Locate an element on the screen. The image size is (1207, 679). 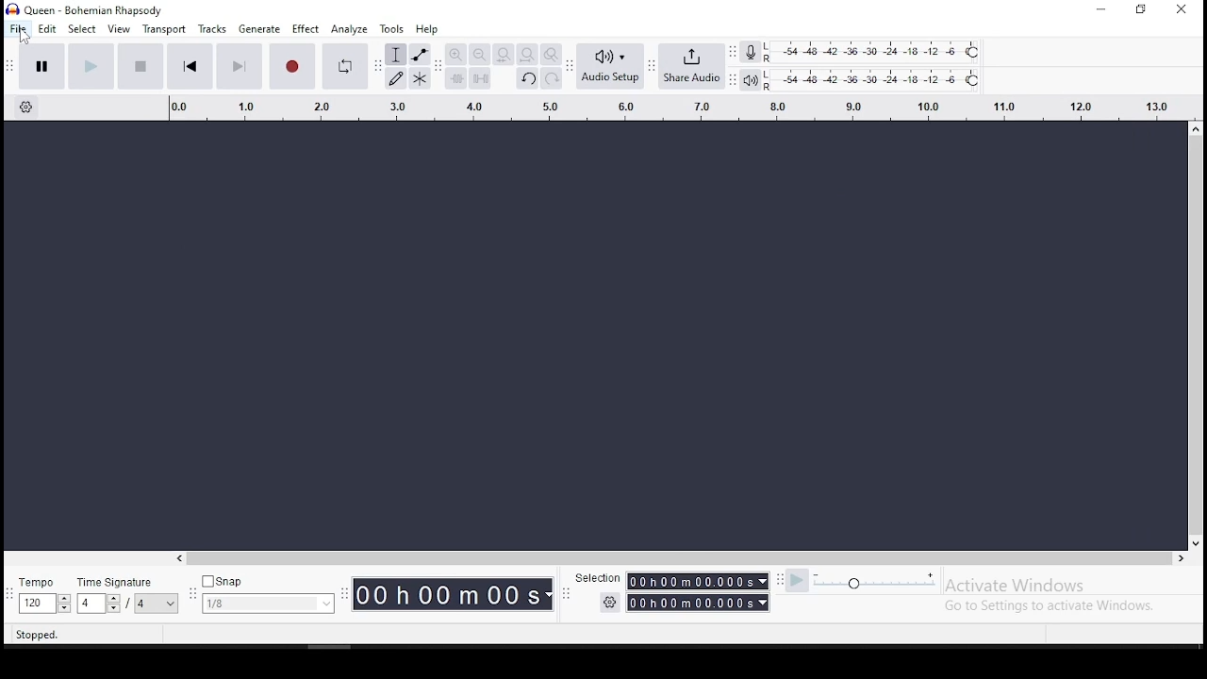
tempo is located at coordinates (44, 596).